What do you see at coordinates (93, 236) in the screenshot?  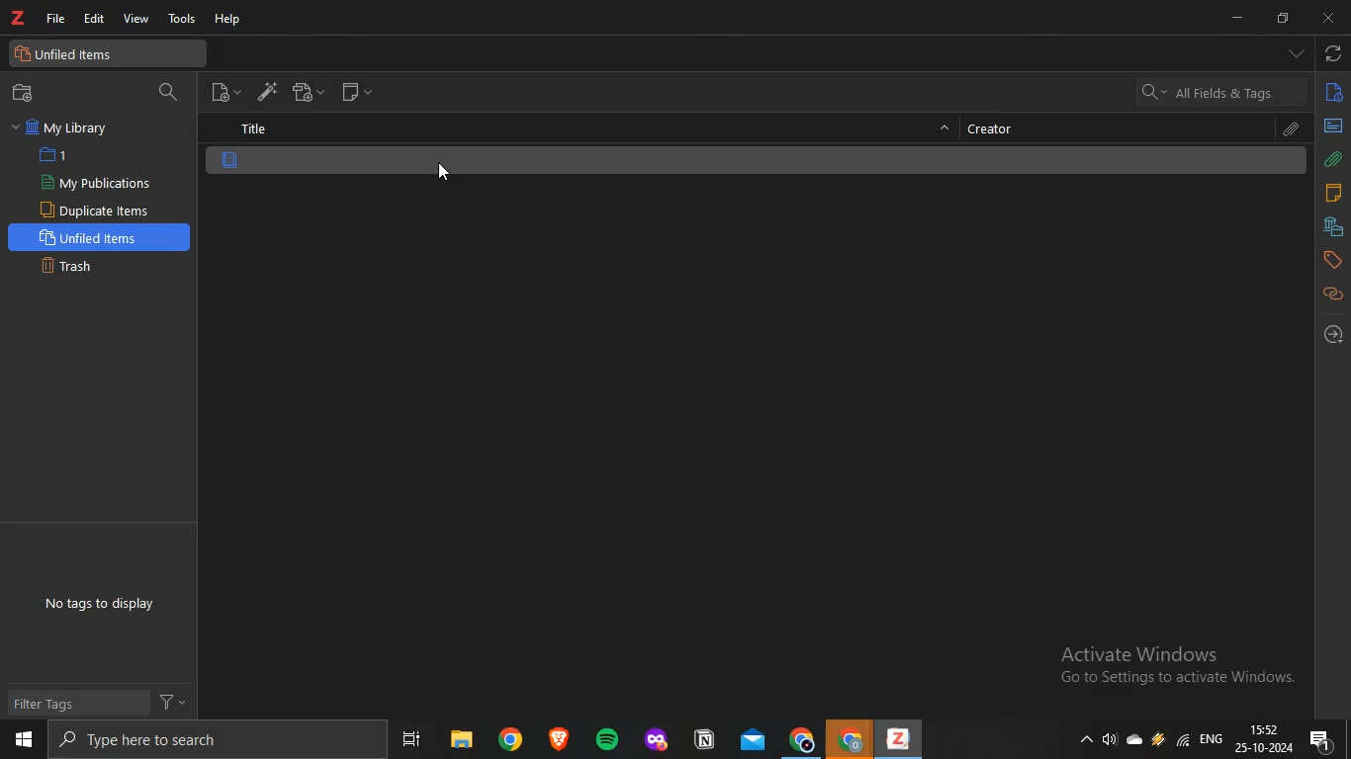 I see `Unfiled Items` at bounding box center [93, 236].